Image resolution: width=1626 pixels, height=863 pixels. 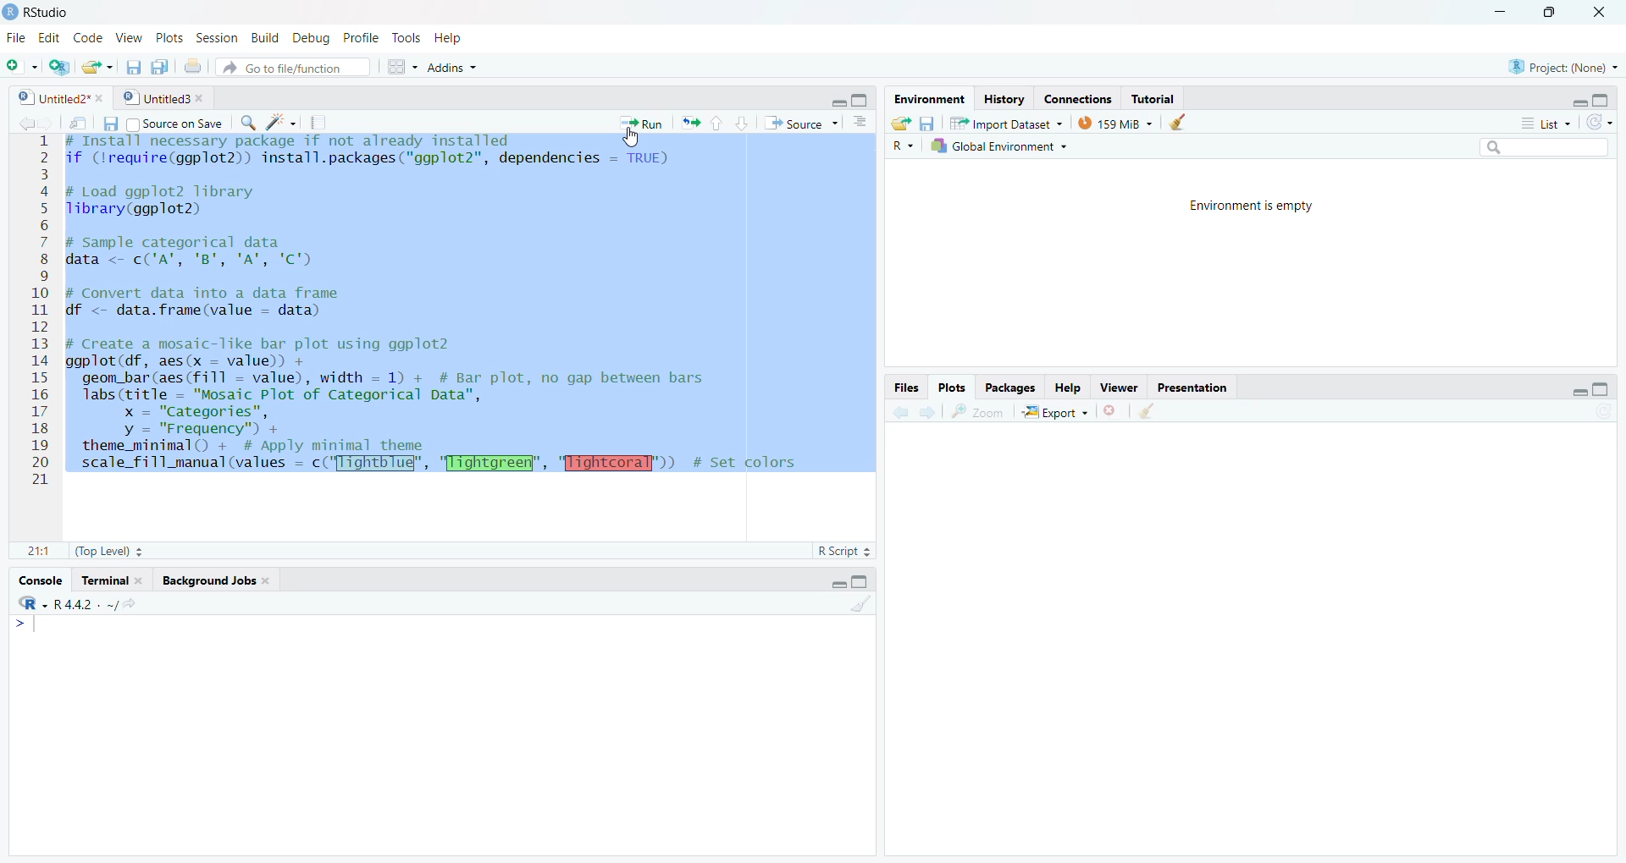 I want to click on Import Dataset, so click(x=1006, y=124).